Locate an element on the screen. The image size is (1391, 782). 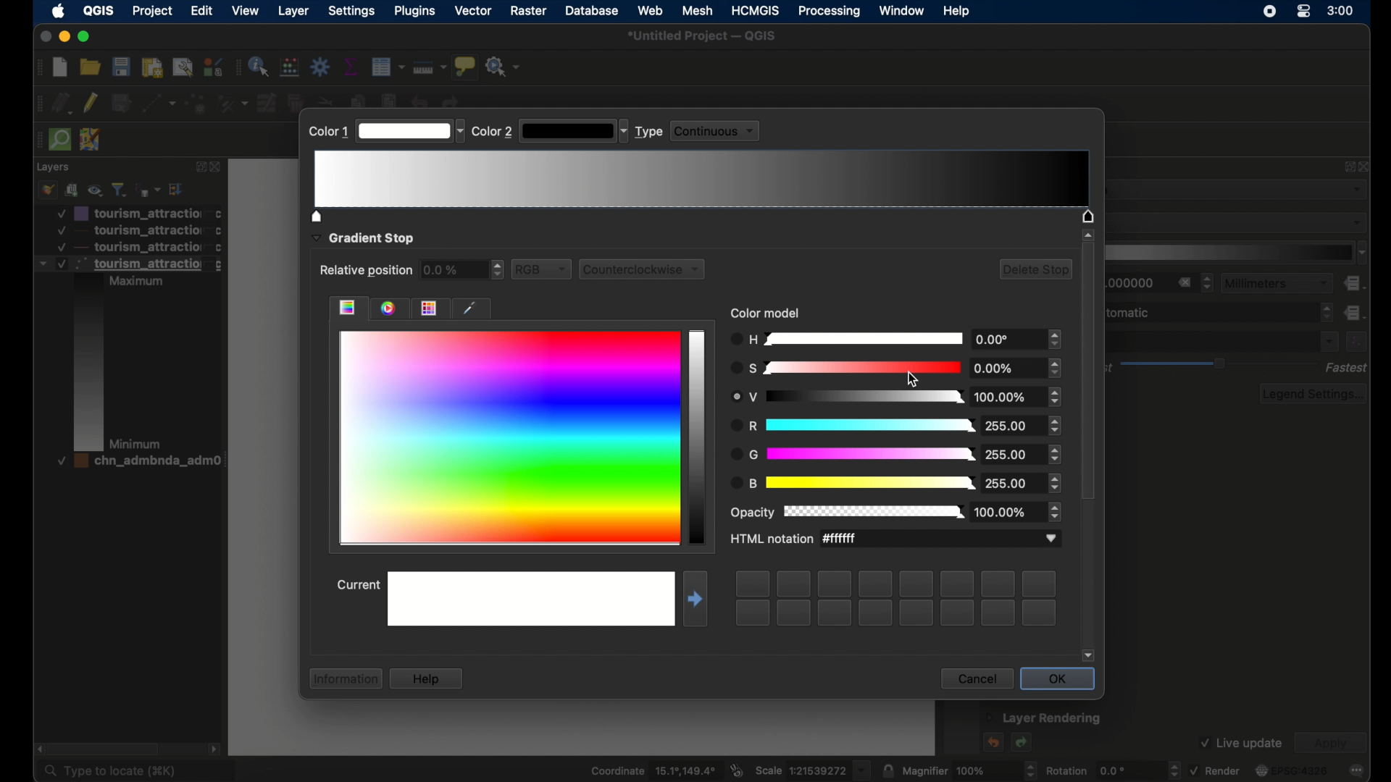
blank  preview is located at coordinates (530, 598).